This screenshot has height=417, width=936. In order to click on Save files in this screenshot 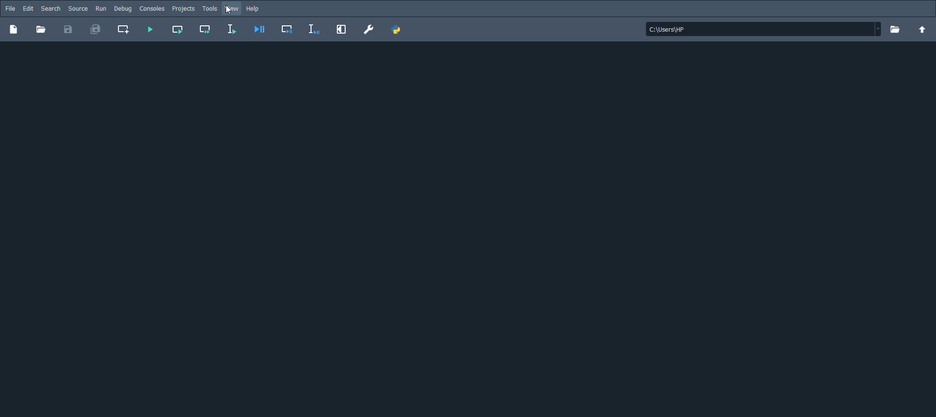, I will do `click(68, 30)`.